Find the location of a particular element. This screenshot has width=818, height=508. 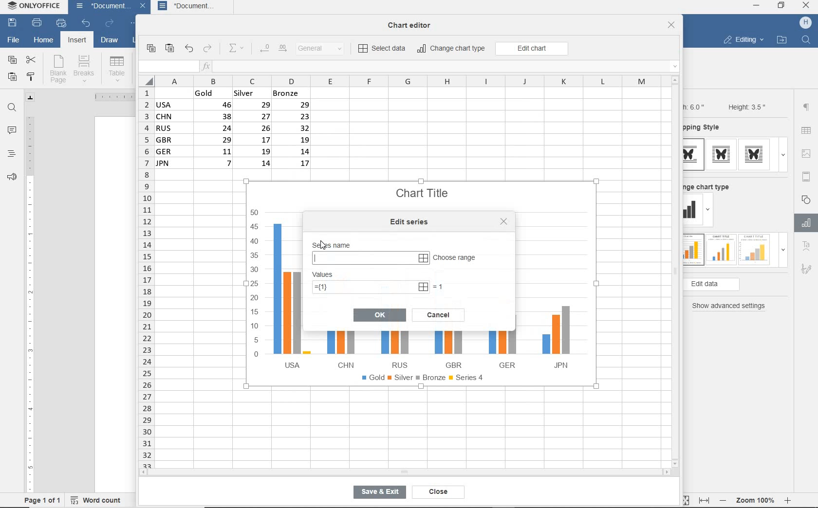

dropdown is located at coordinates (783, 155).